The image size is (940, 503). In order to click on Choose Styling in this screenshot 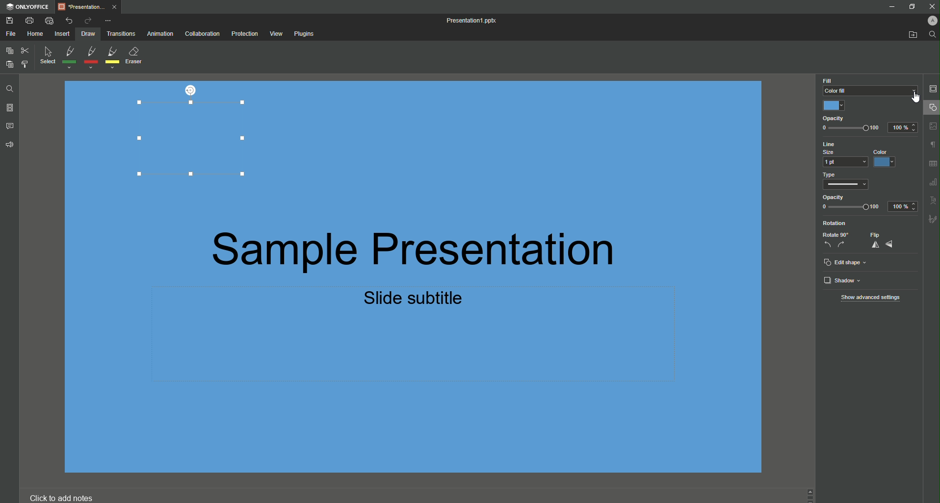, I will do `click(24, 64)`.